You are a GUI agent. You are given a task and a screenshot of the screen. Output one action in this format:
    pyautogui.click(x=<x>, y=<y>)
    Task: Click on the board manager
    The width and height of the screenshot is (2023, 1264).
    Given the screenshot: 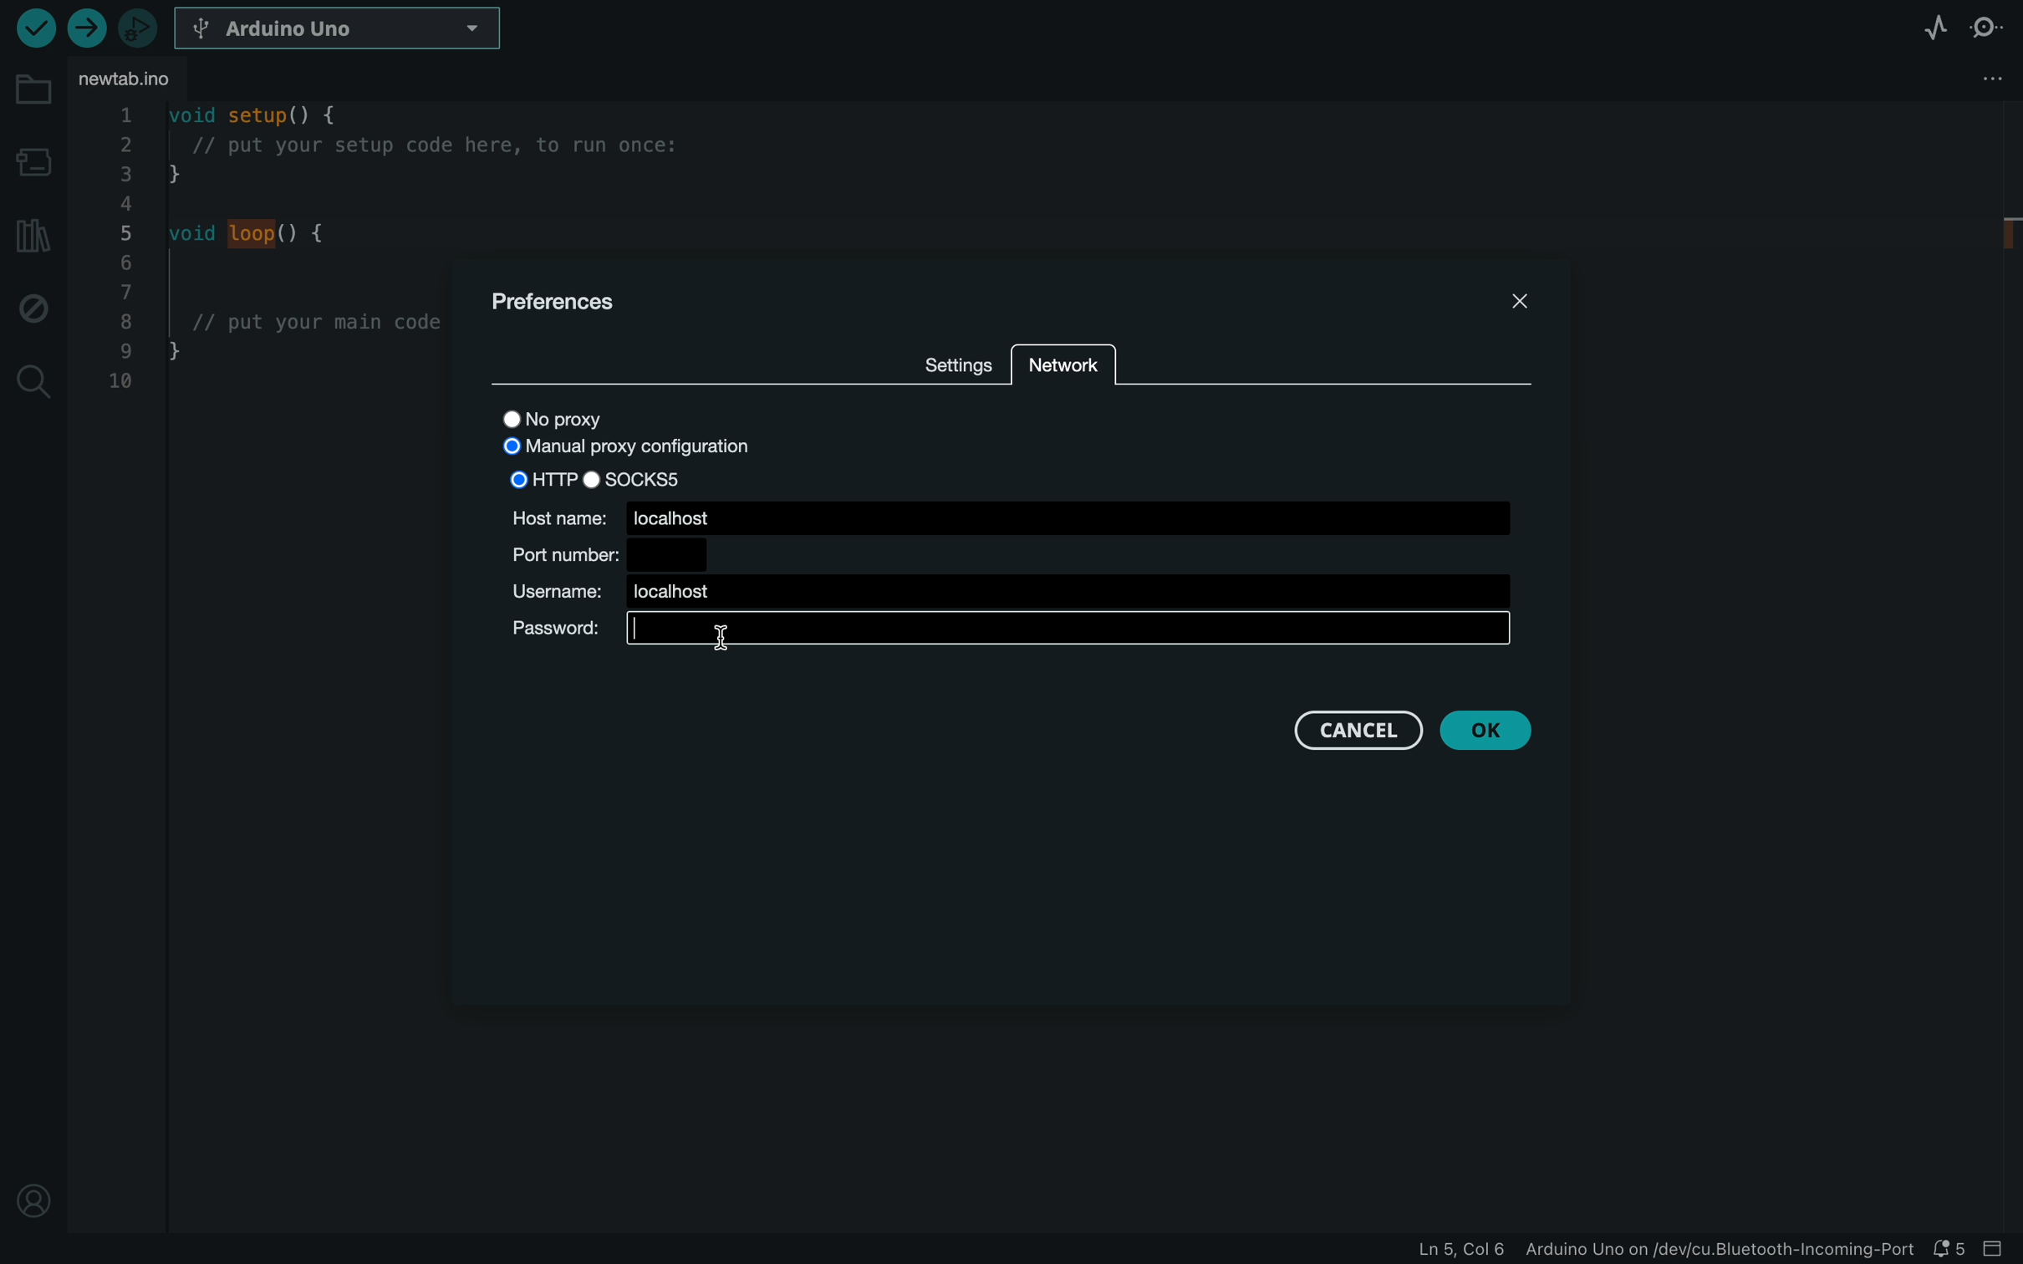 What is the action you would take?
    pyautogui.click(x=32, y=155)
    